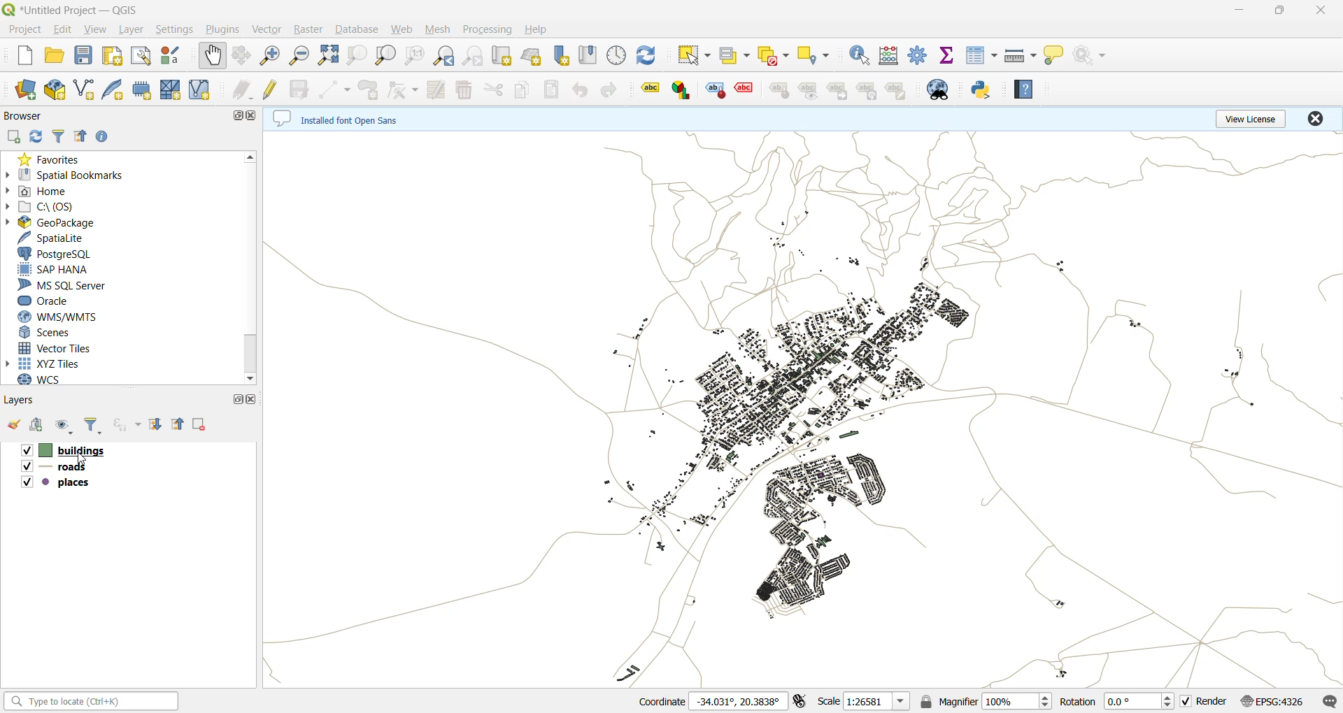  Describe the element at coordinates (59, 467) in the screenshot. I see `roads` at that location.